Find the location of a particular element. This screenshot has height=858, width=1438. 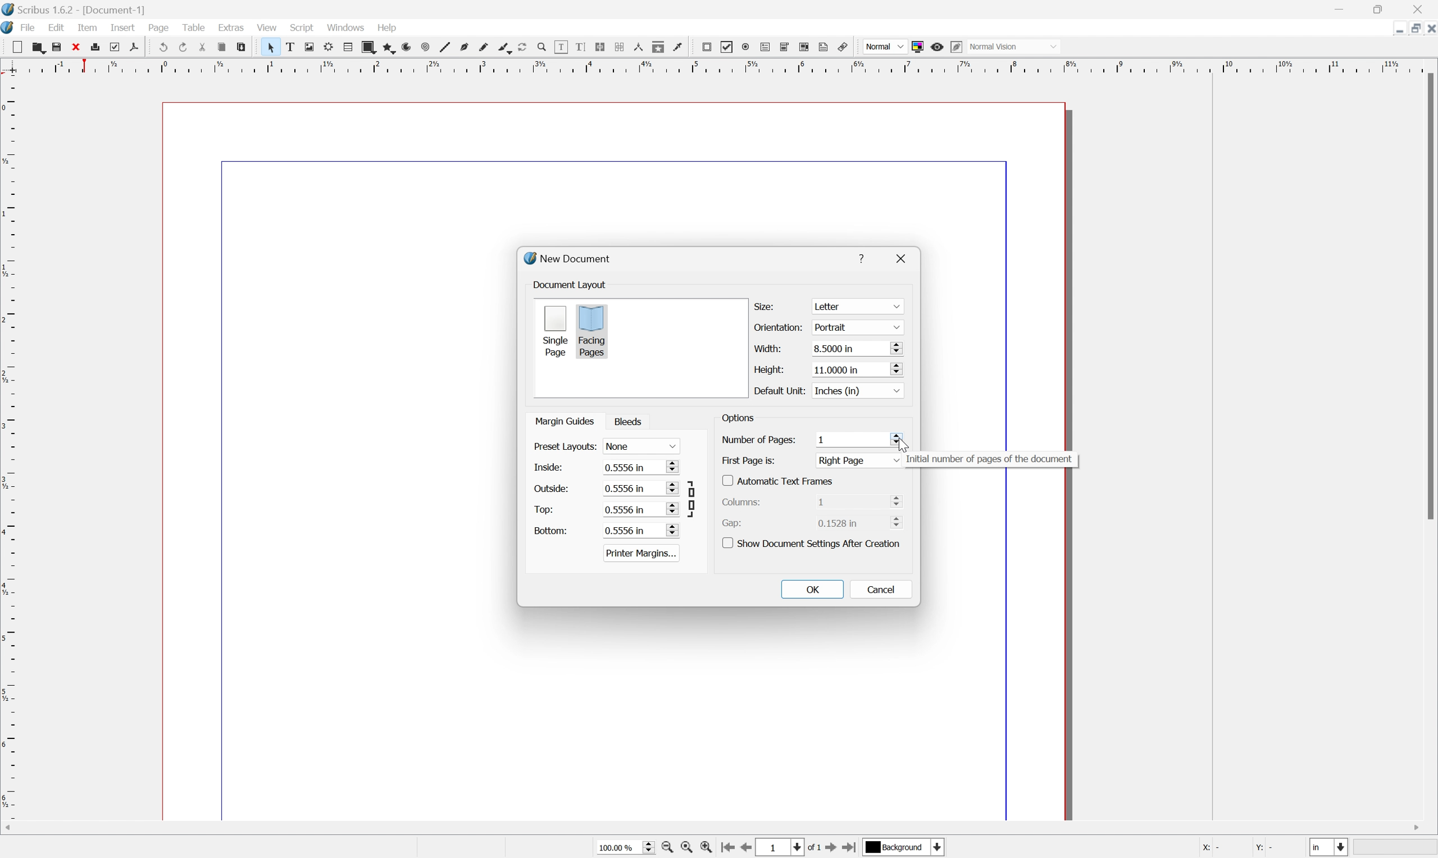

preset layout is located at coordinates (564, 447).